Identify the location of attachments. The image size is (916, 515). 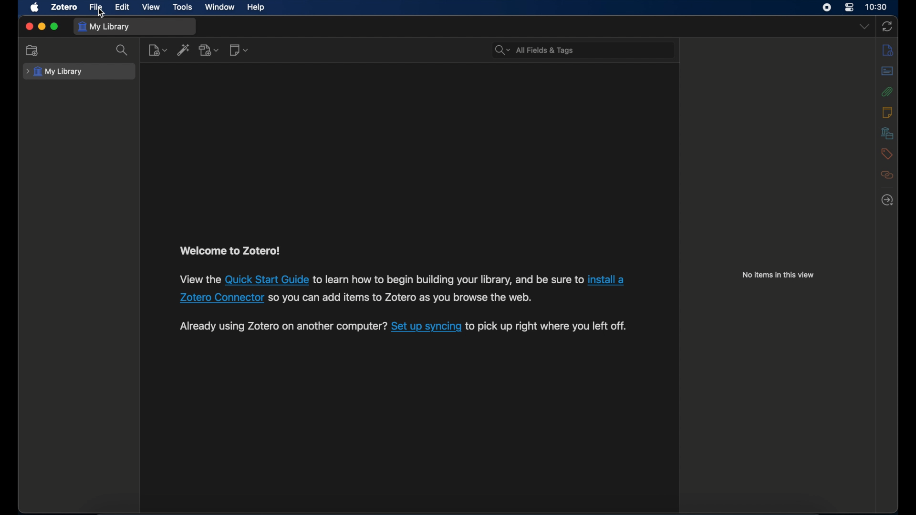
(887, 92).